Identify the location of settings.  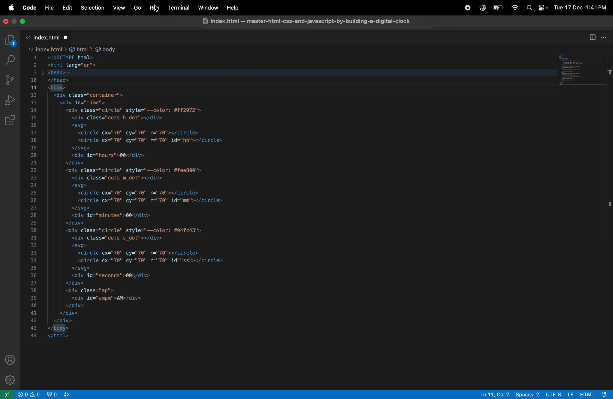
(9, 379).